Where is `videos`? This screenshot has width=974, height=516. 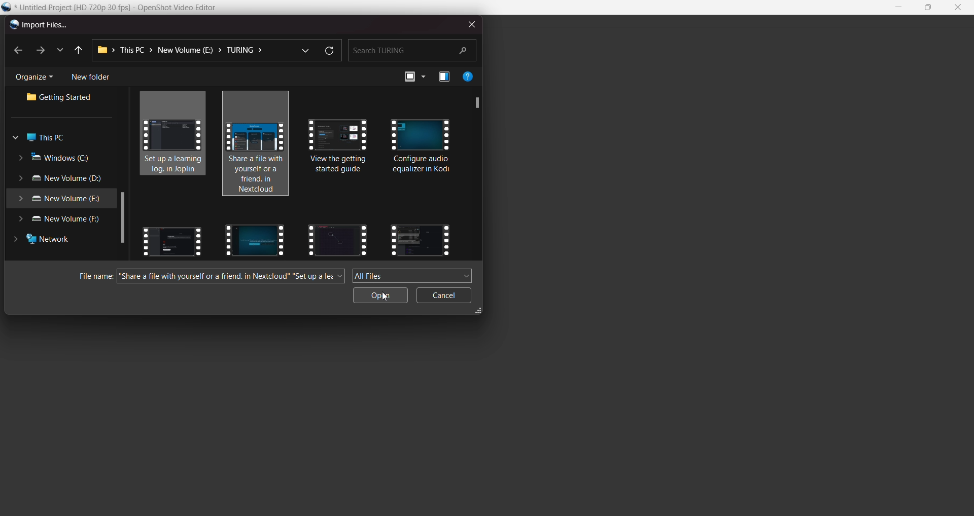 videos is located at coordinates (420, 239).